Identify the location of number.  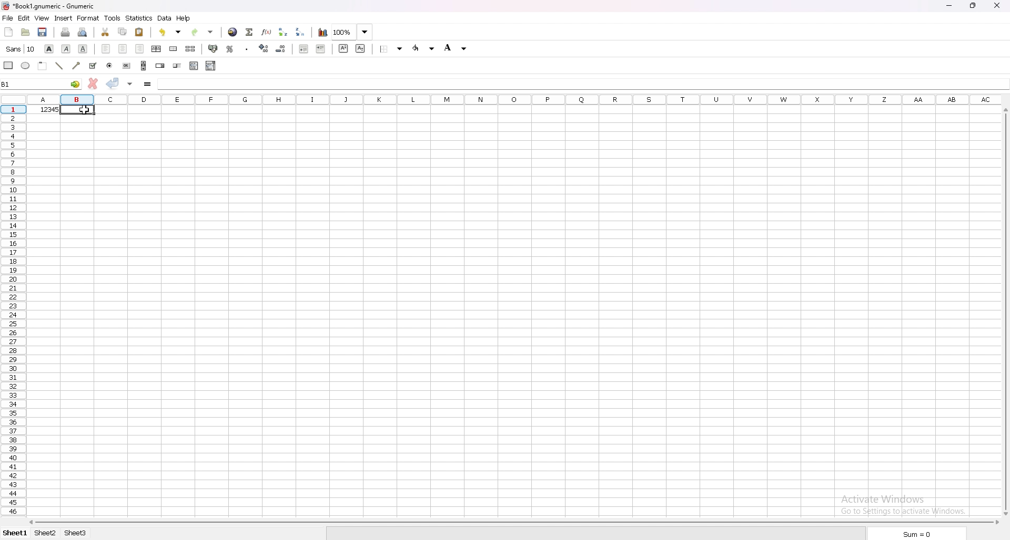
(42, 109).